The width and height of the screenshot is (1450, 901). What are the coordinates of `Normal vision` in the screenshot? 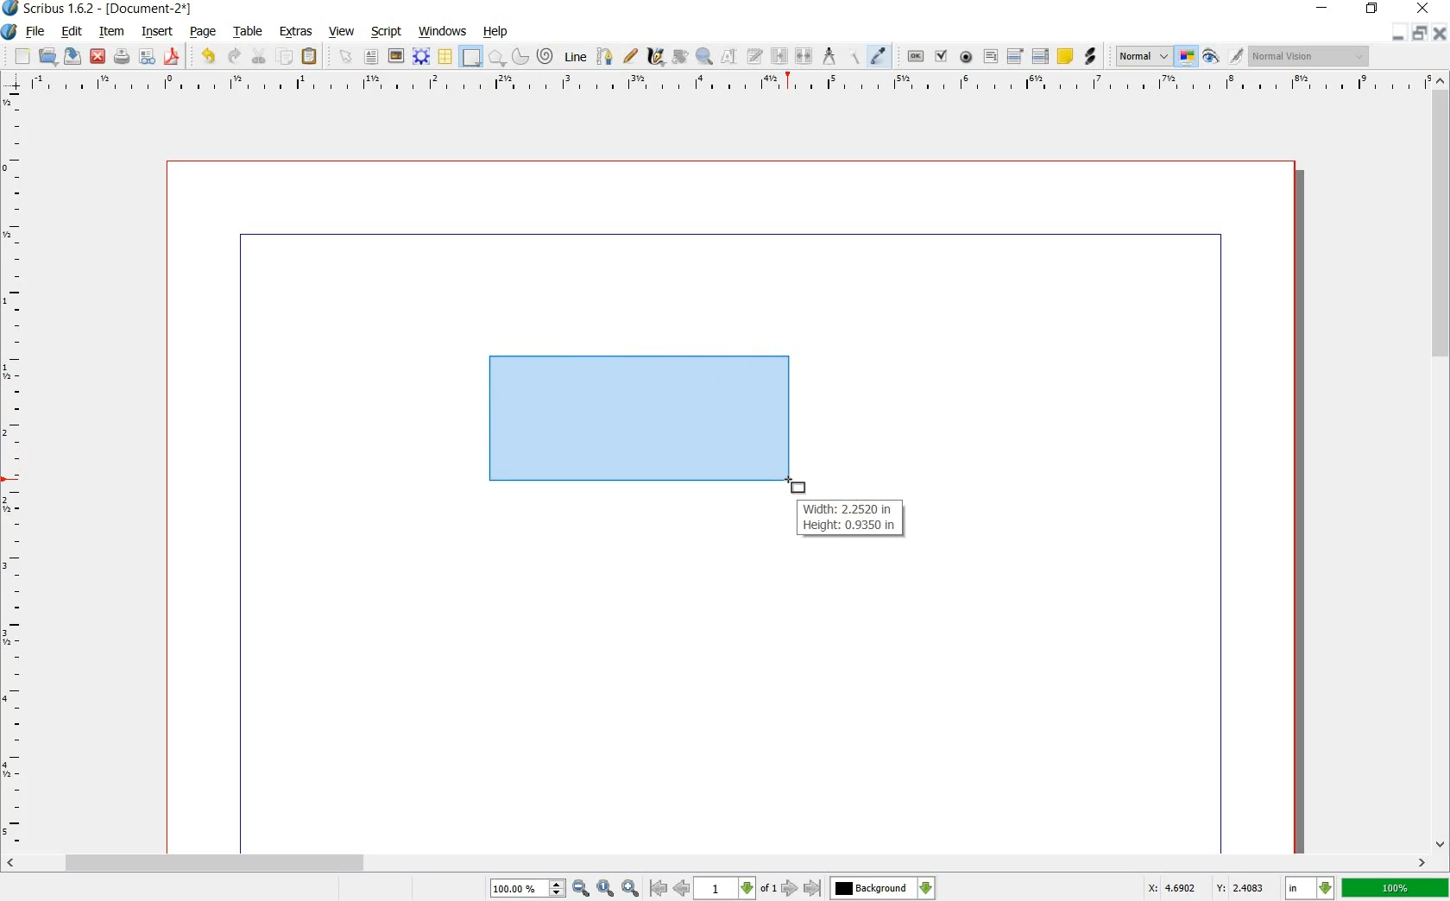 It's located at (1308, 56).